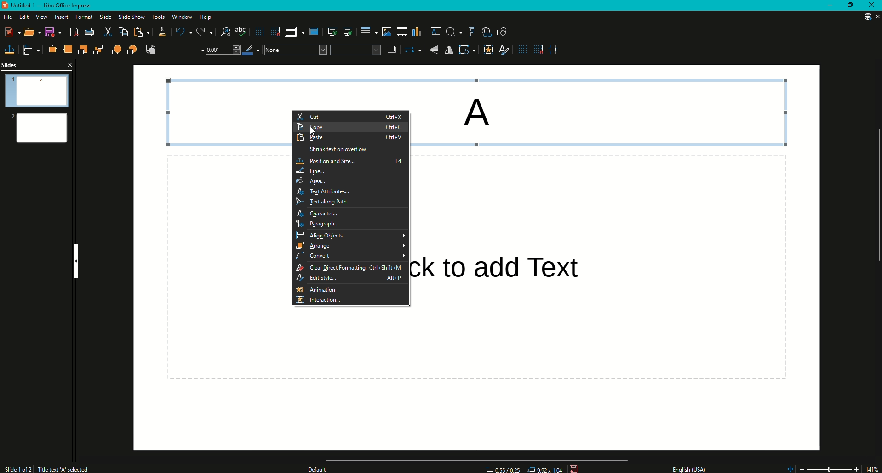 This screenshot has height=473, width=882. Describe the element at coordinates (42, 17) in the screenshot. I see `View` at that location.